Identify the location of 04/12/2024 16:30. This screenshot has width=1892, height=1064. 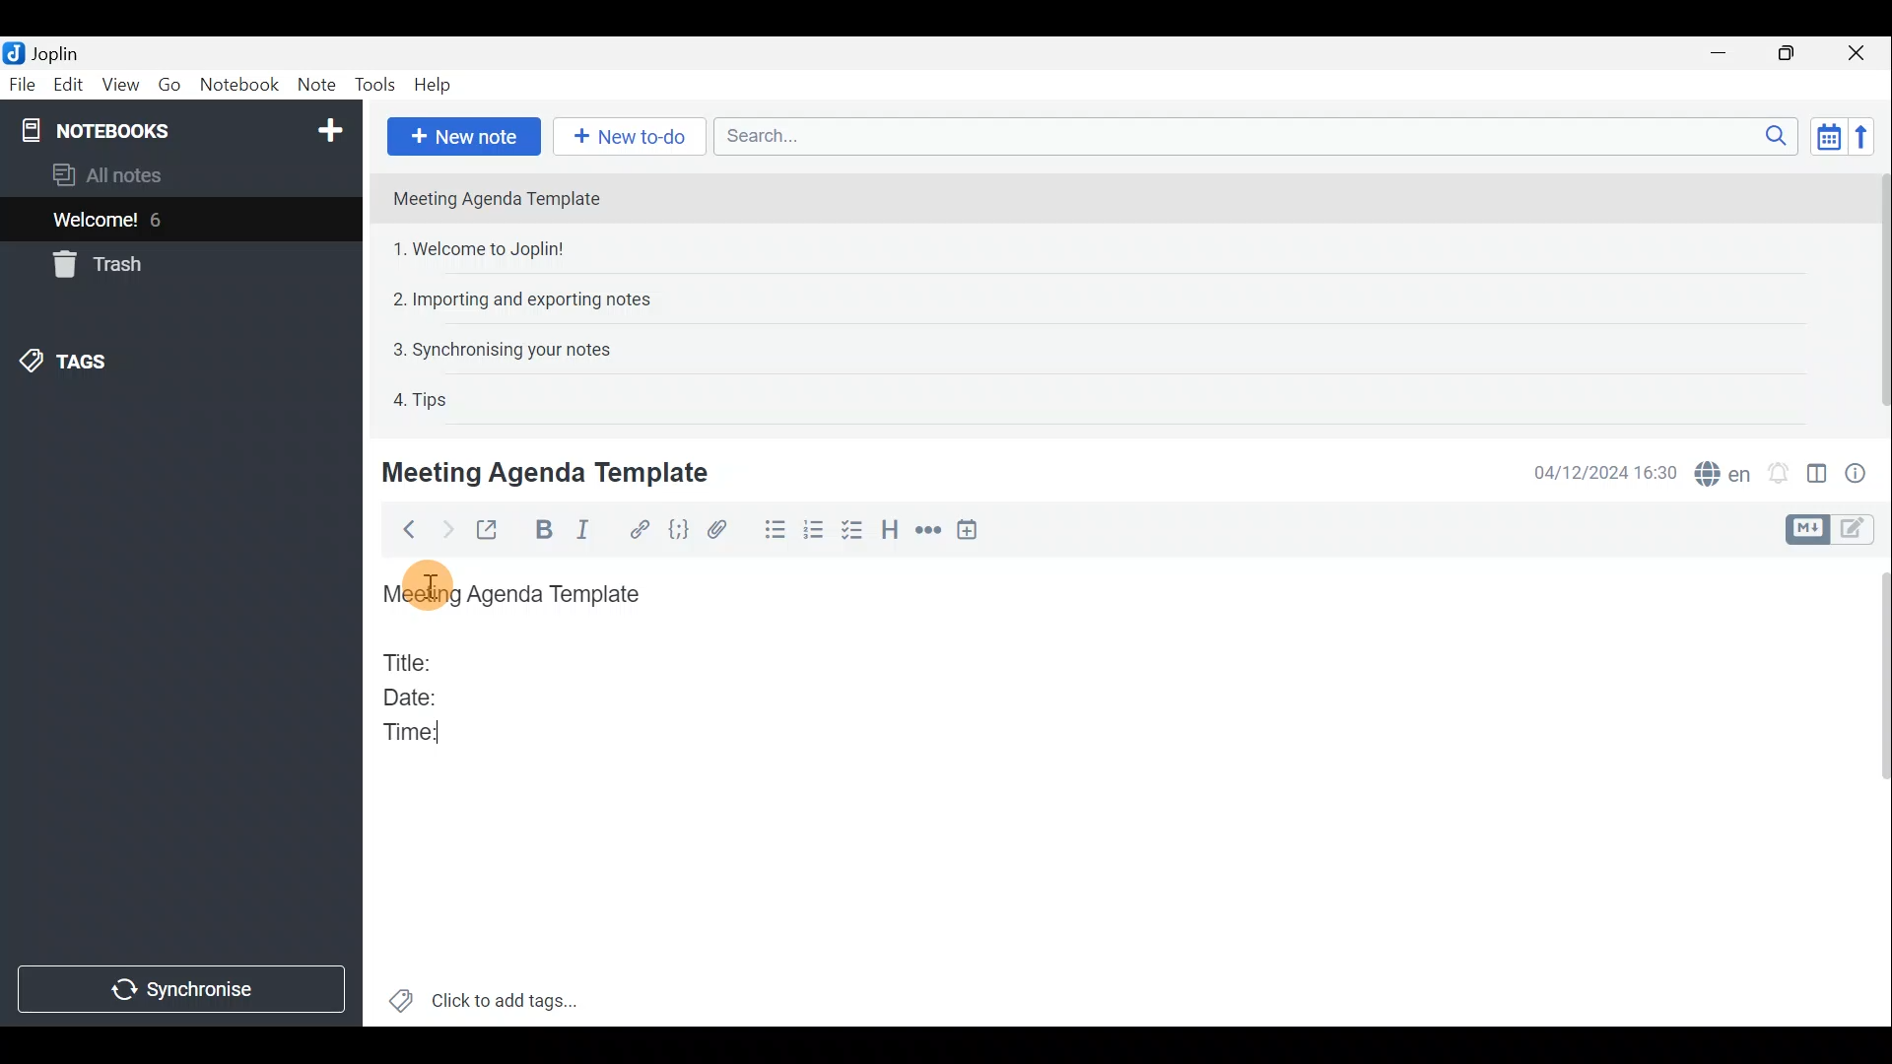
(1595, 471).